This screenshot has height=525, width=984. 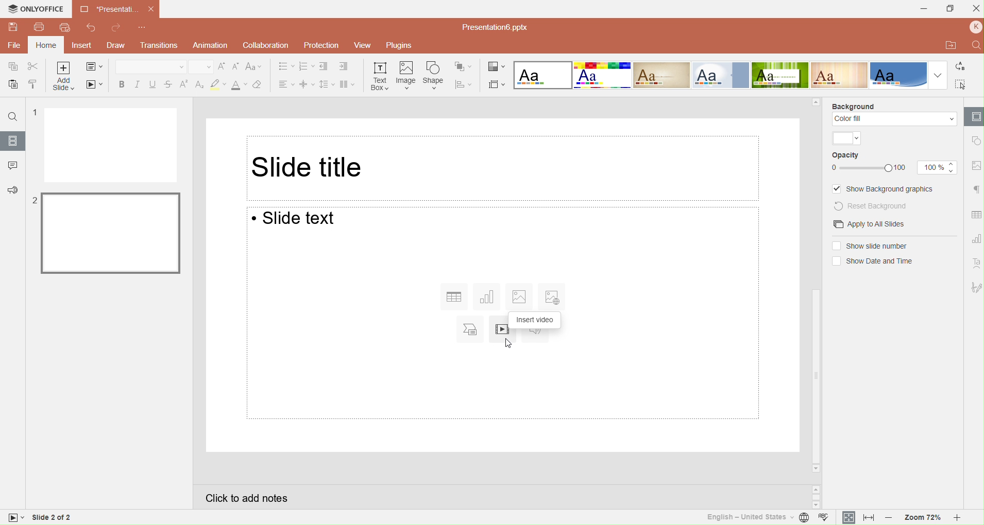 What do you see at coordinates (201, 66) in the screenshot?
I see `Font size` at bounding box center [201, 66].